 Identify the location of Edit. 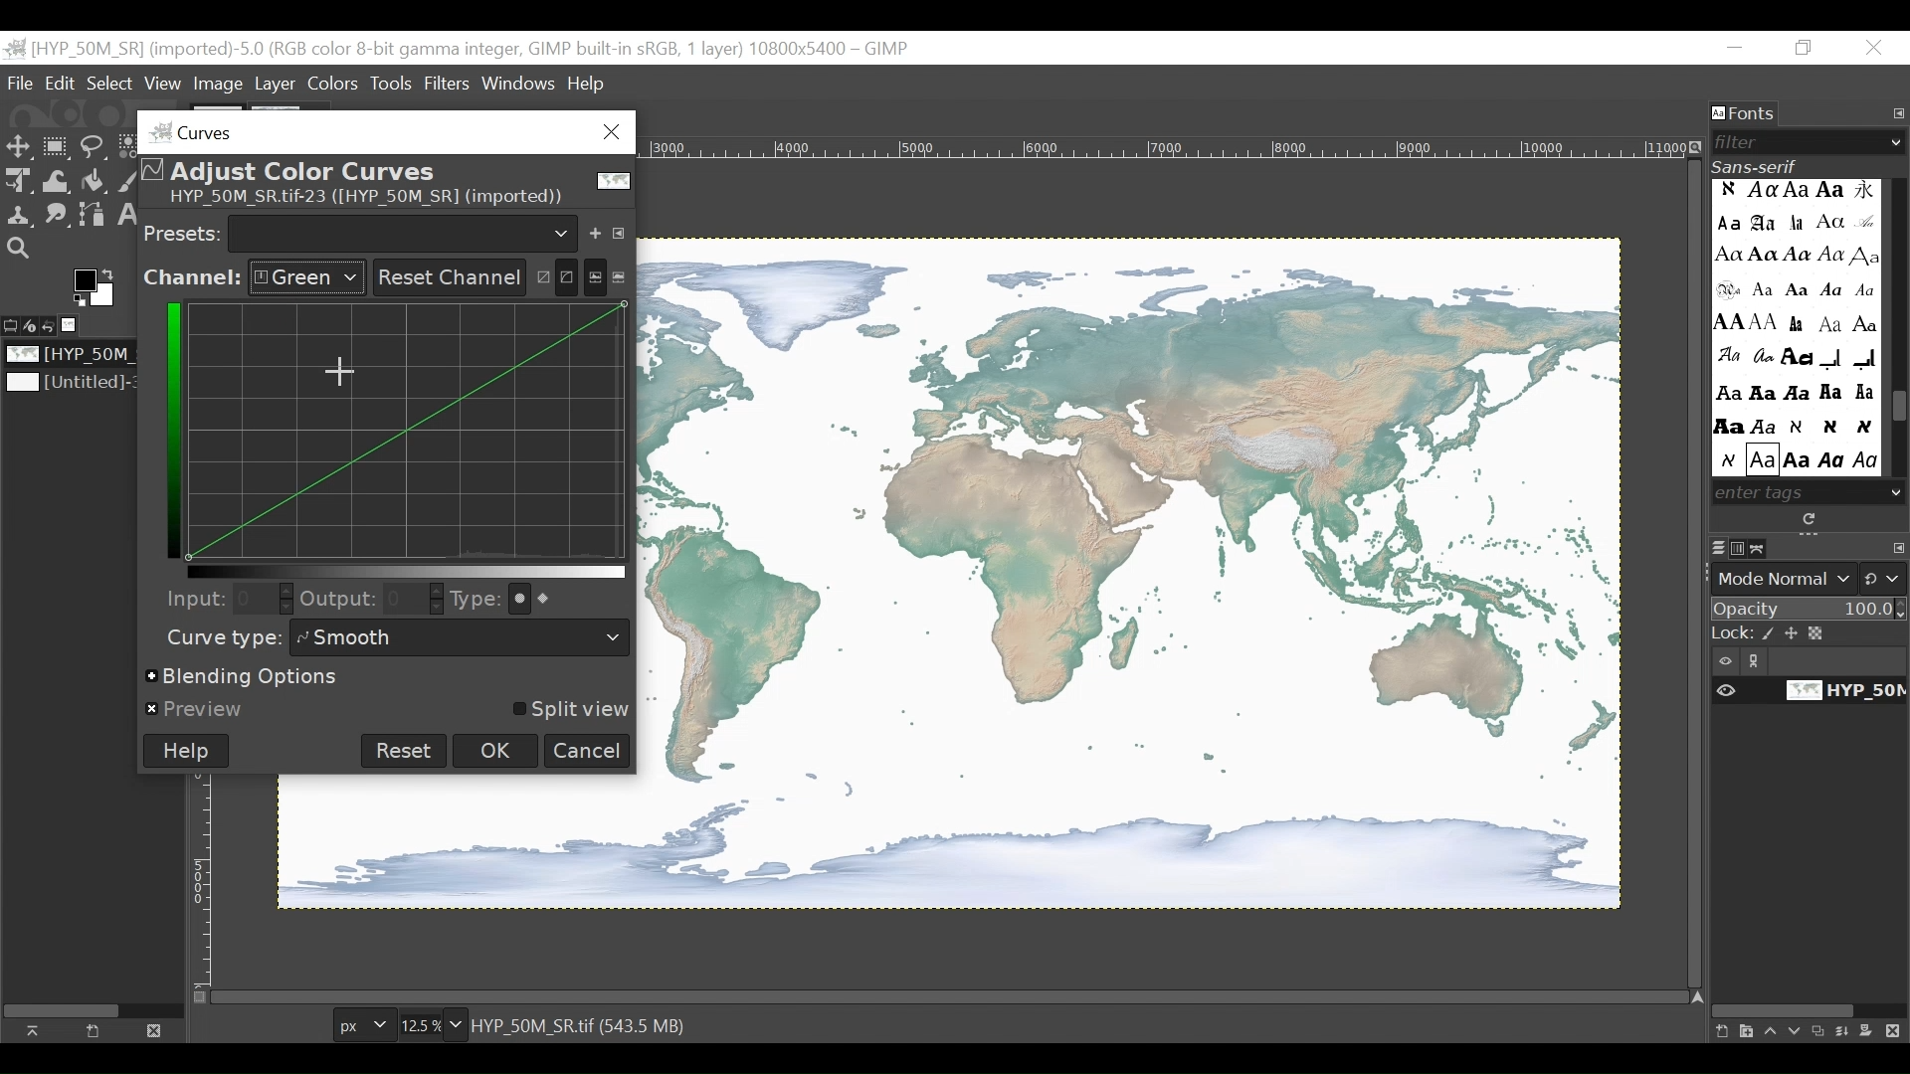
(62, 84).